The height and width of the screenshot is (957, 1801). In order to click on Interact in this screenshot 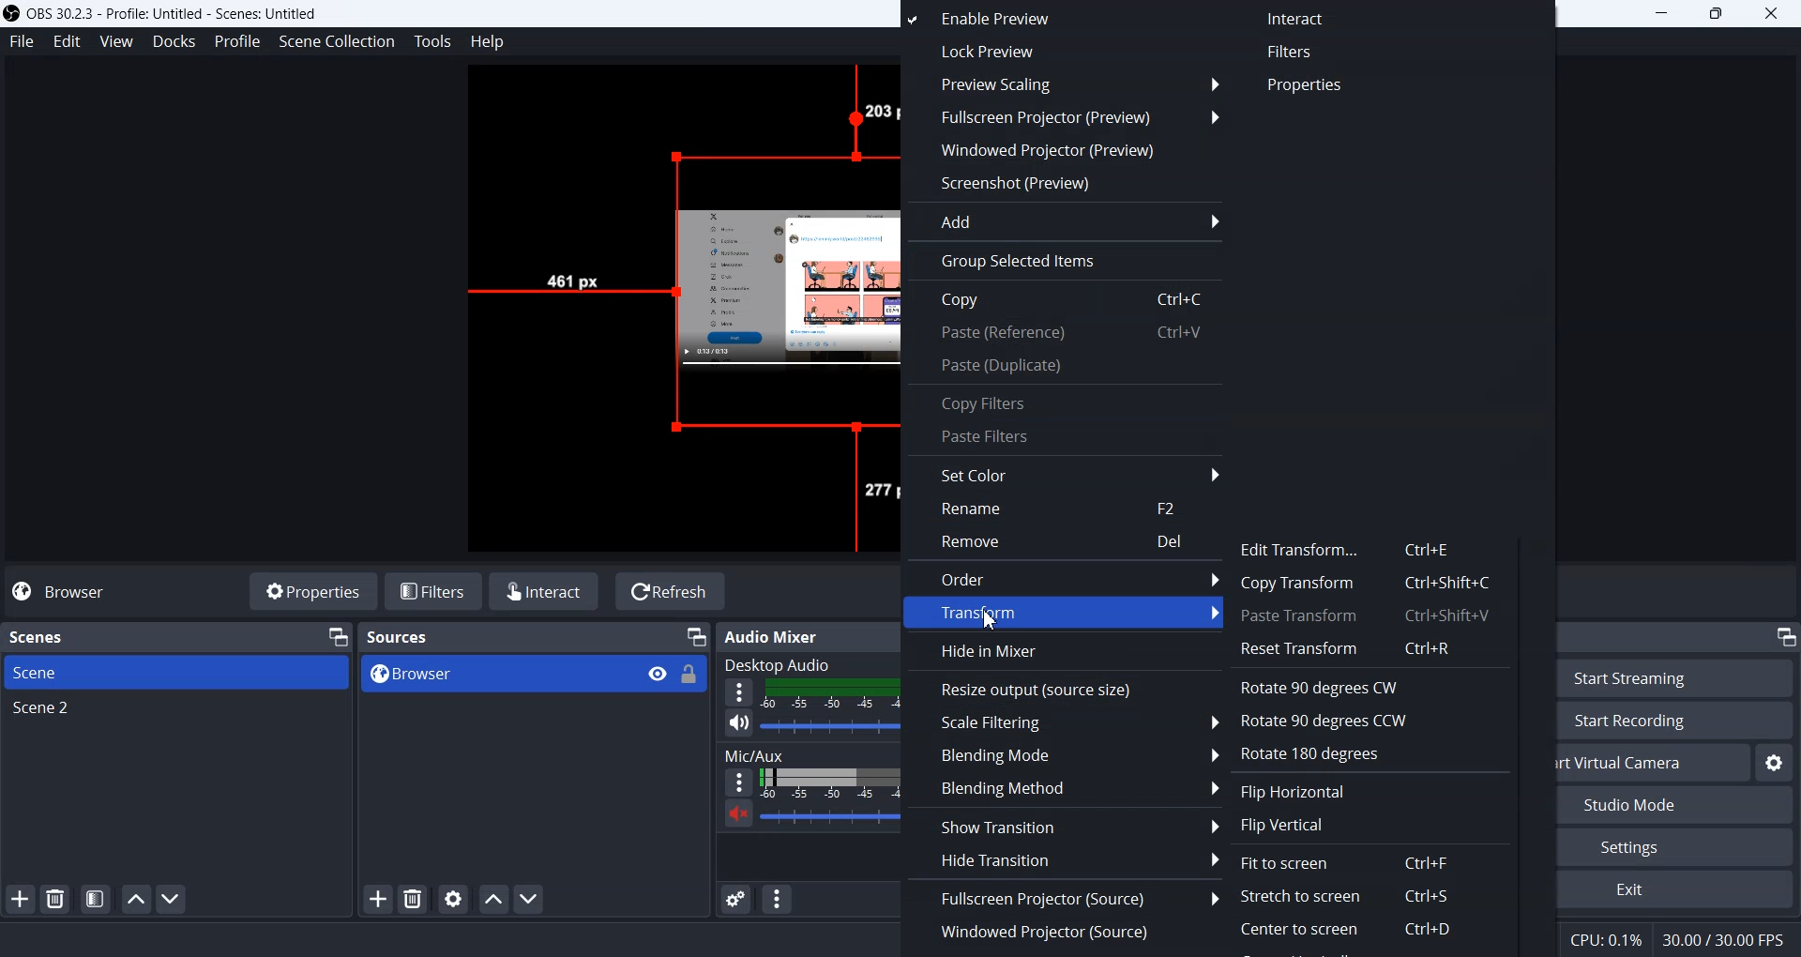, I will do `click(545, 590)`.